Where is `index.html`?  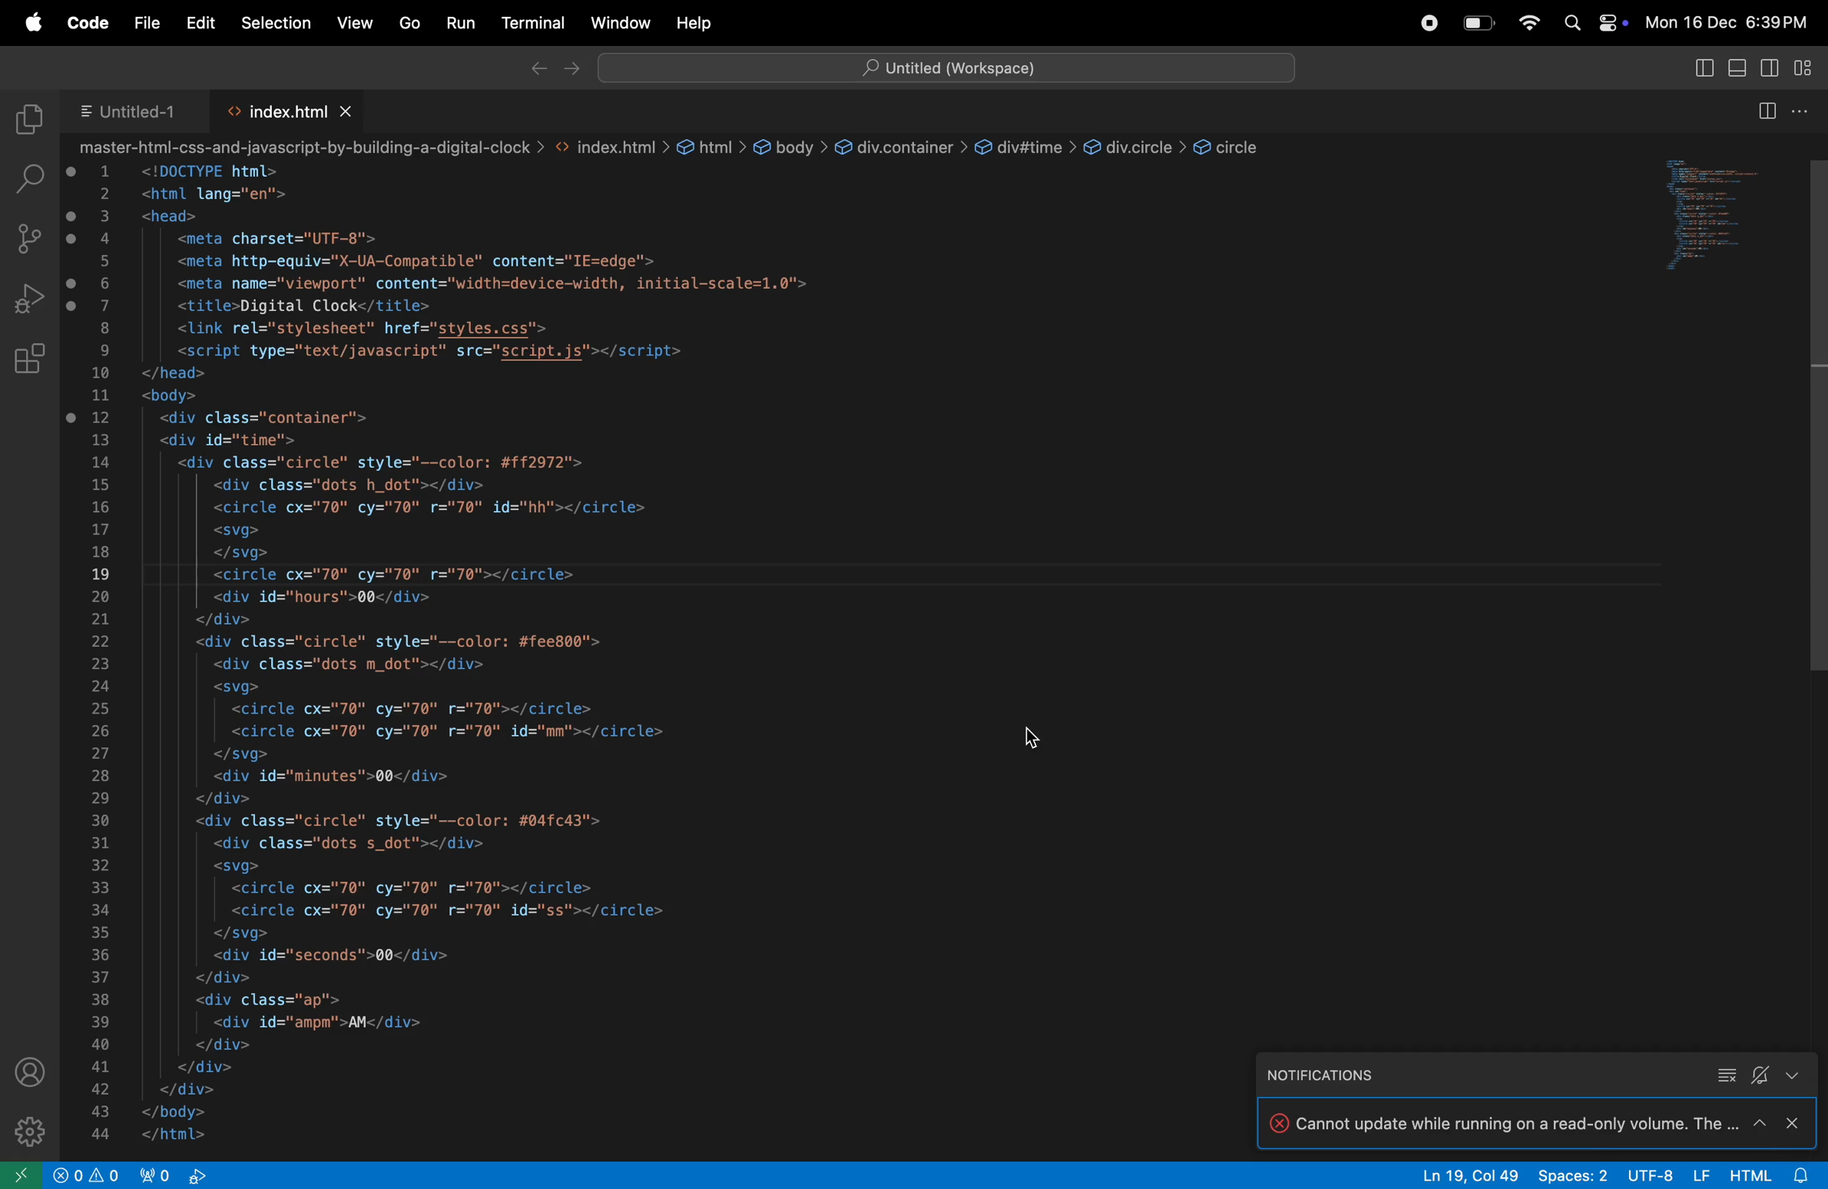 index.html is located at coordinates (290, 109).